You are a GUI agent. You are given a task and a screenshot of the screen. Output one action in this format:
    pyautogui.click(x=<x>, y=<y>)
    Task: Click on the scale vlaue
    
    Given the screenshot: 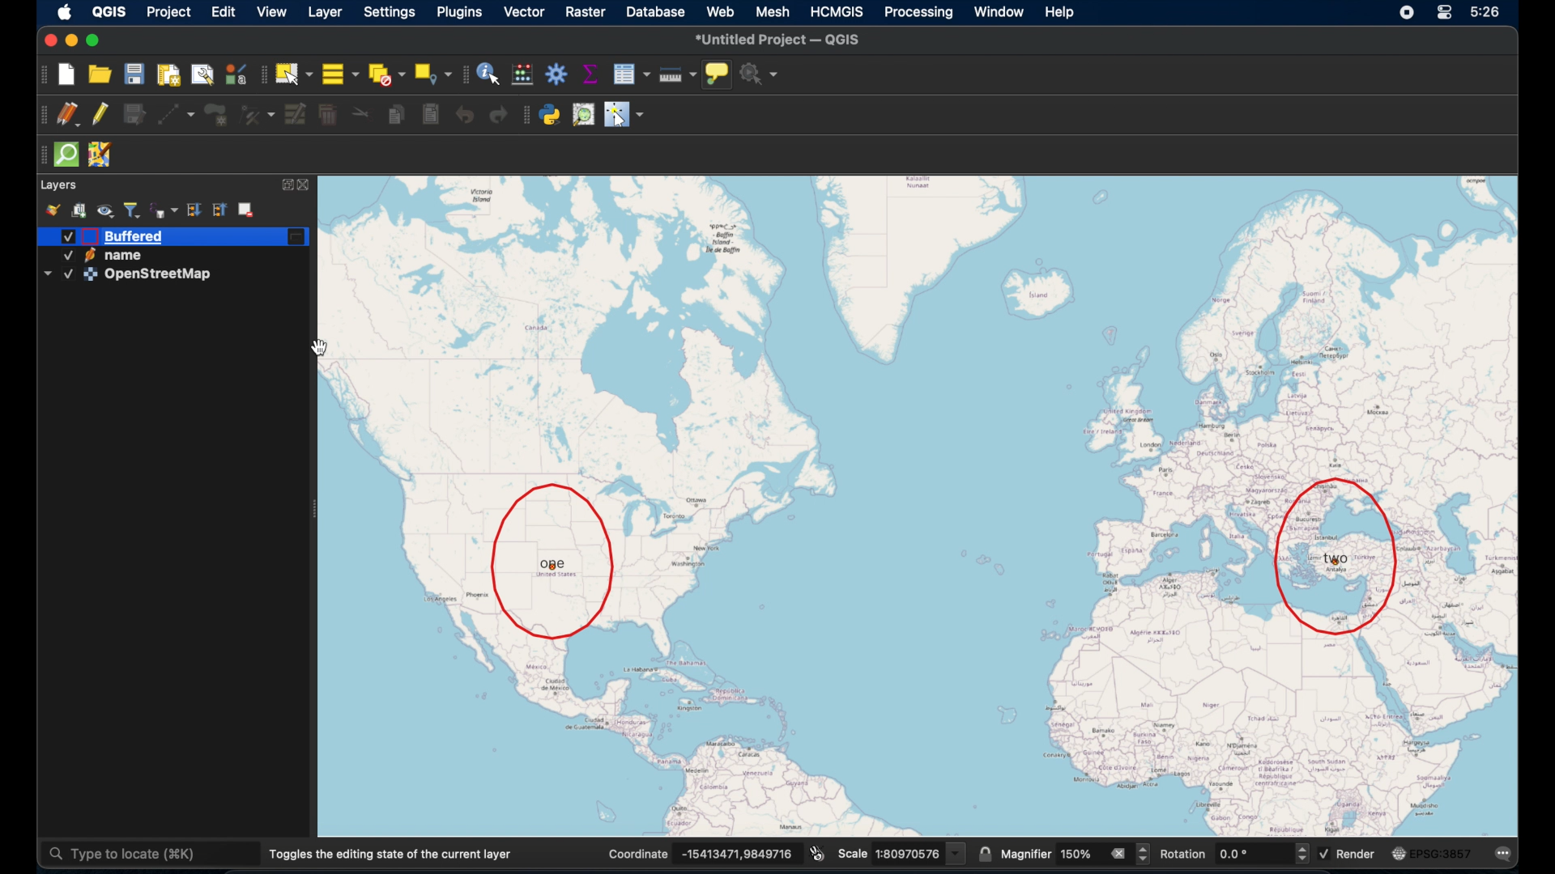 What is the action you would take?
    pyautogui.click(x=908, y=853)
    